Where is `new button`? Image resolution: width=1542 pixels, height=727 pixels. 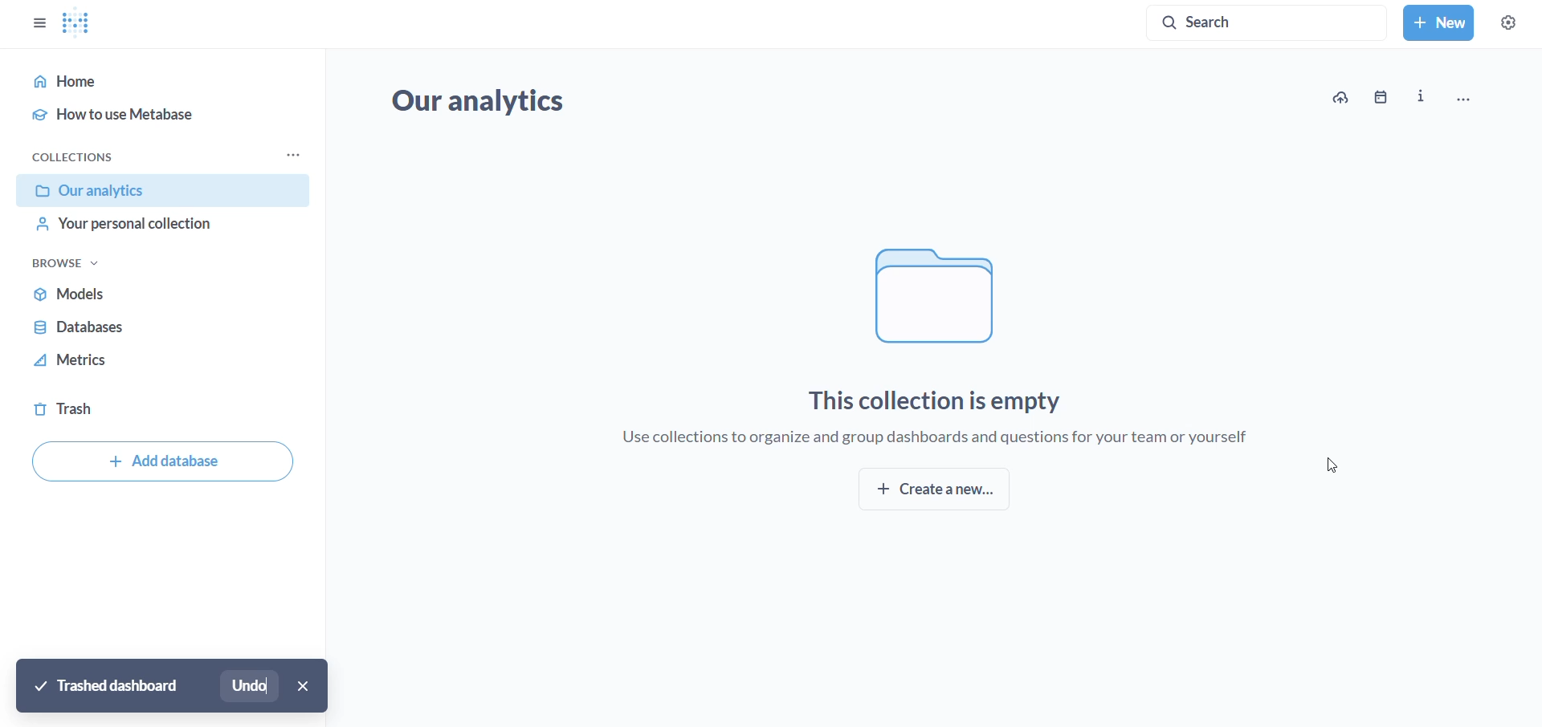 new button is located at coordinates (1438, 22).